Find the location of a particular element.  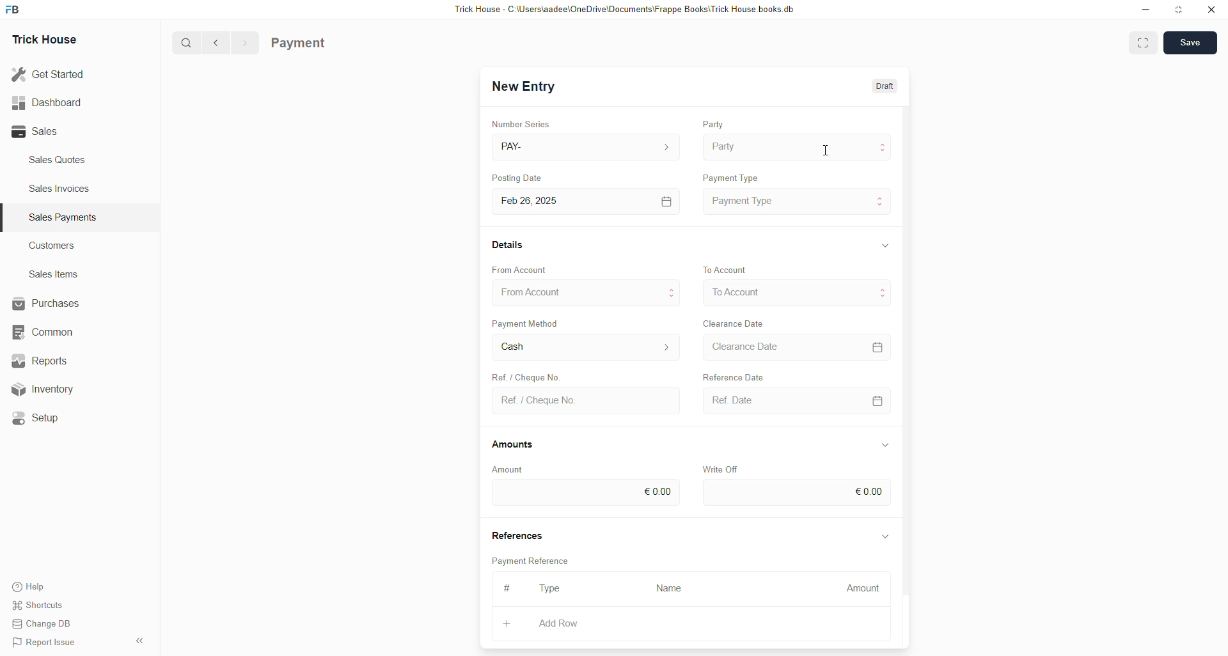

Reports is located at coordinates (48, 360).